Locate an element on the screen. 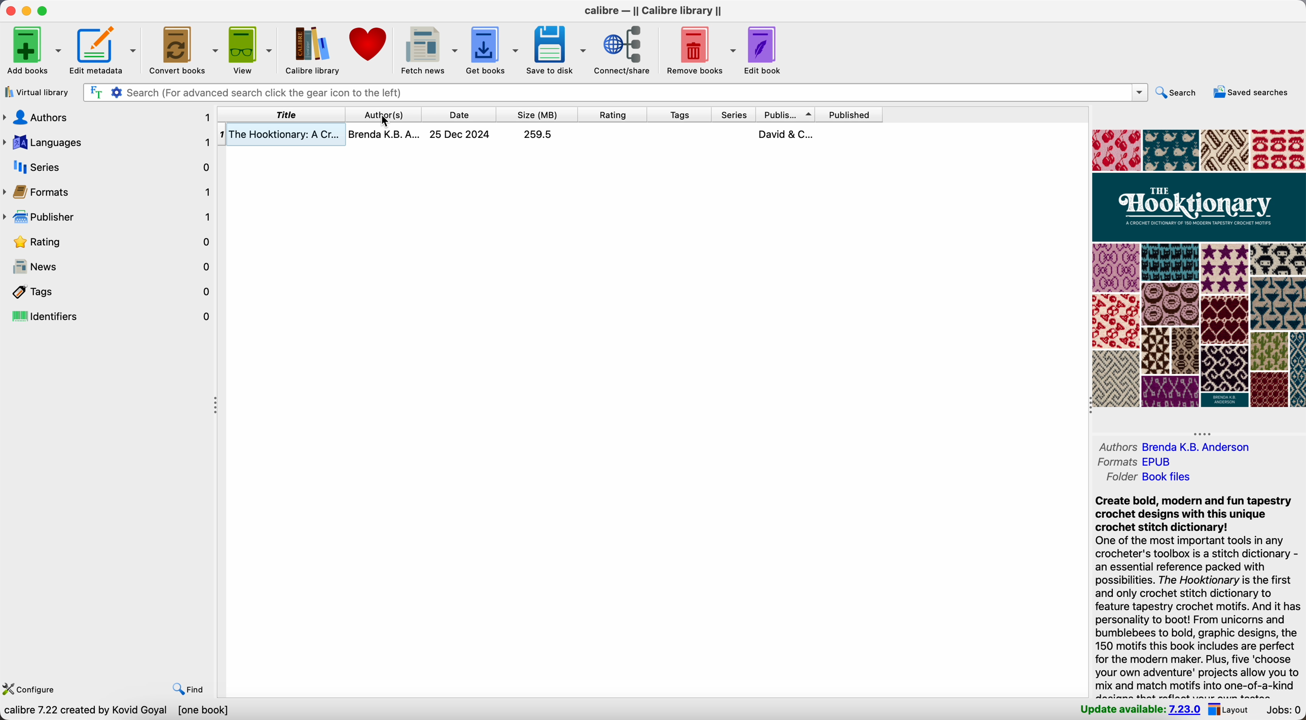  minimize is located at coordinates (29, 12).